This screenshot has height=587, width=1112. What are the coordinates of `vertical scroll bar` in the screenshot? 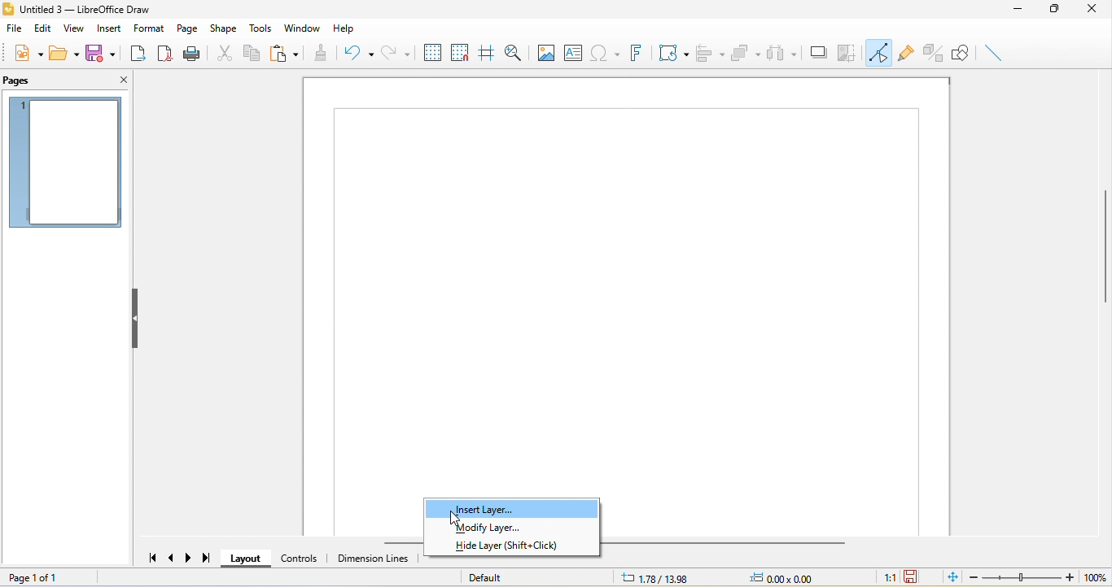 It's located at (1101, 246).